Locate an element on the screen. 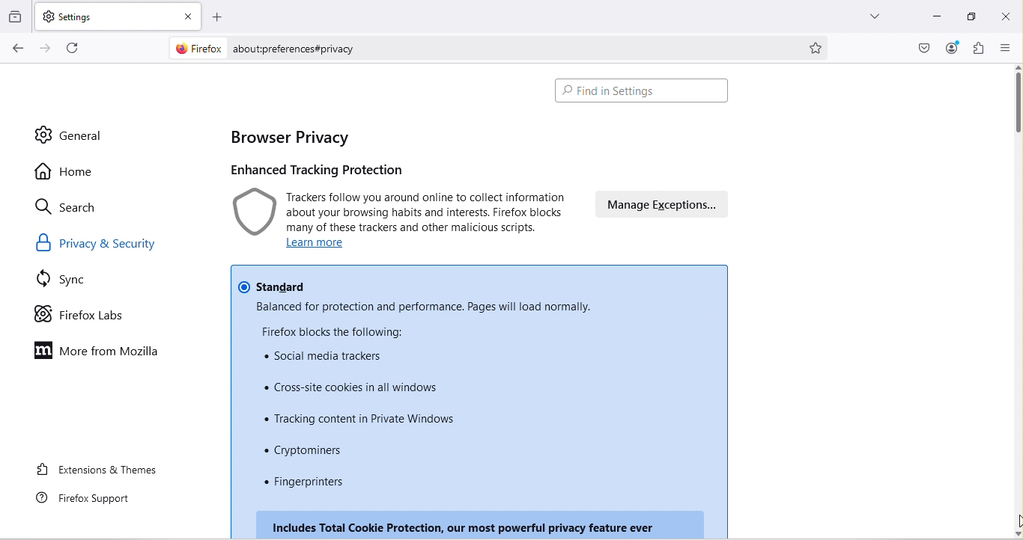 Image resolution: width=1023 pixels, height=540 pixels. close tab is located at coordinates (186, 13).